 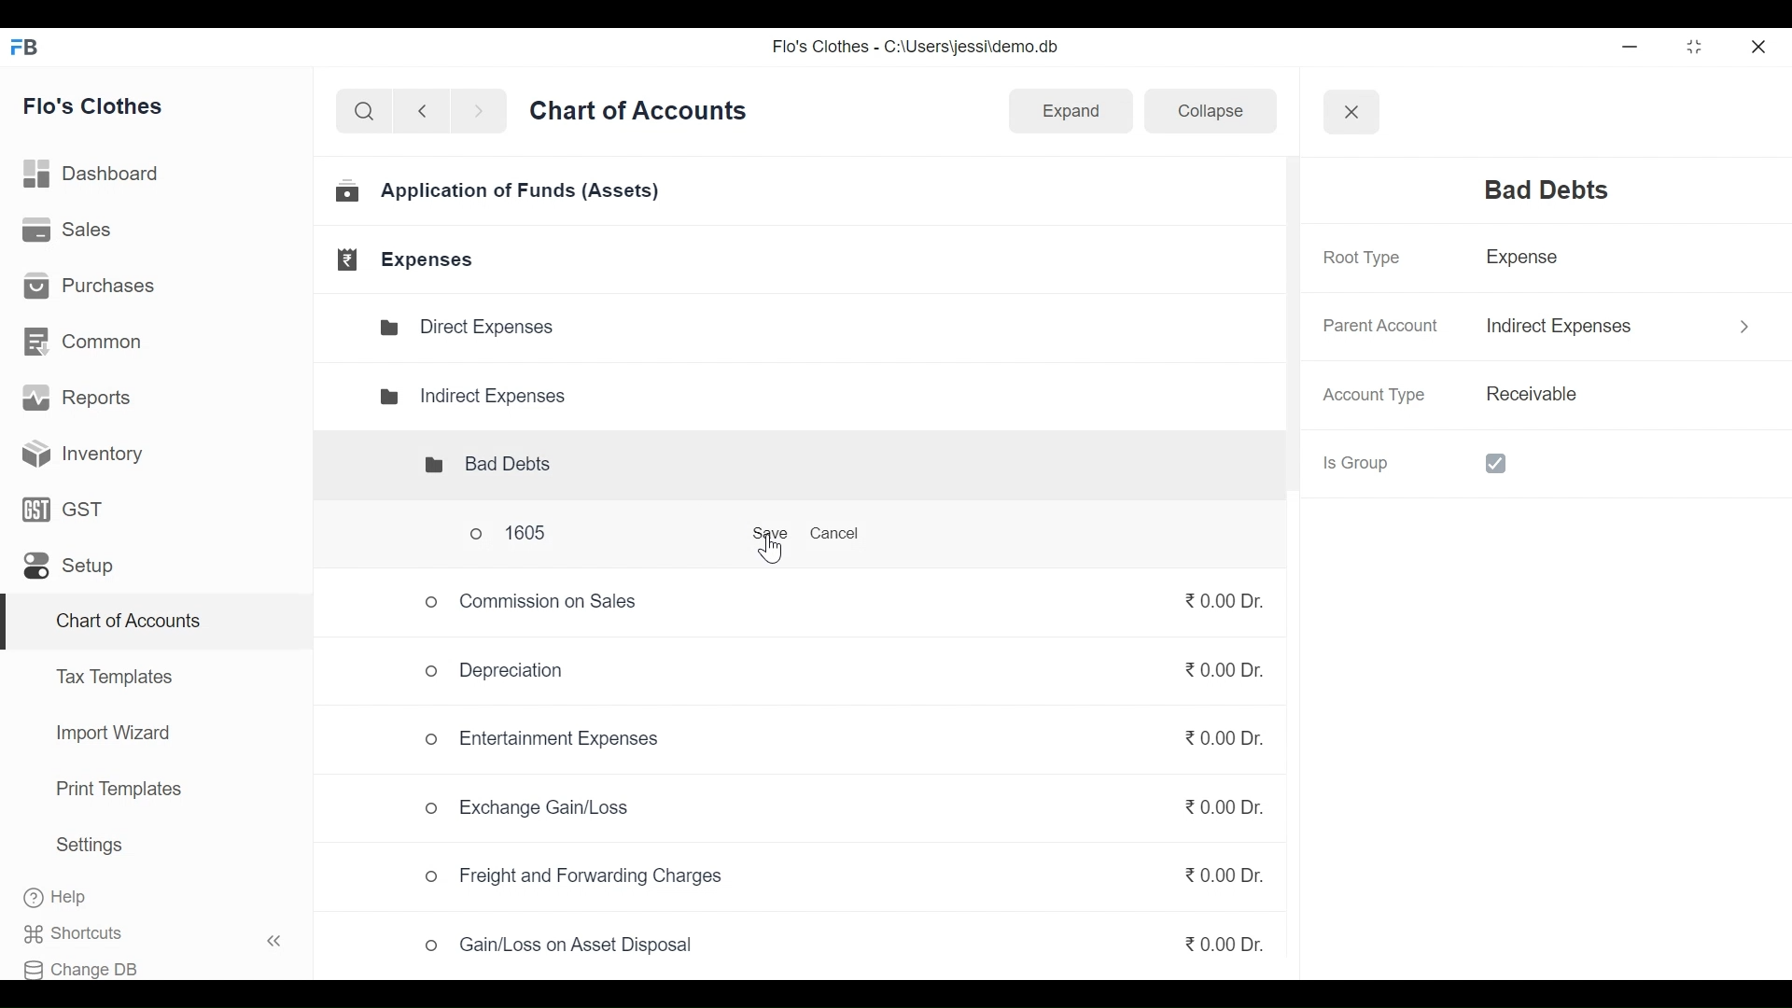 I want to click on Bad Debts, so click(x=1534, y=190).